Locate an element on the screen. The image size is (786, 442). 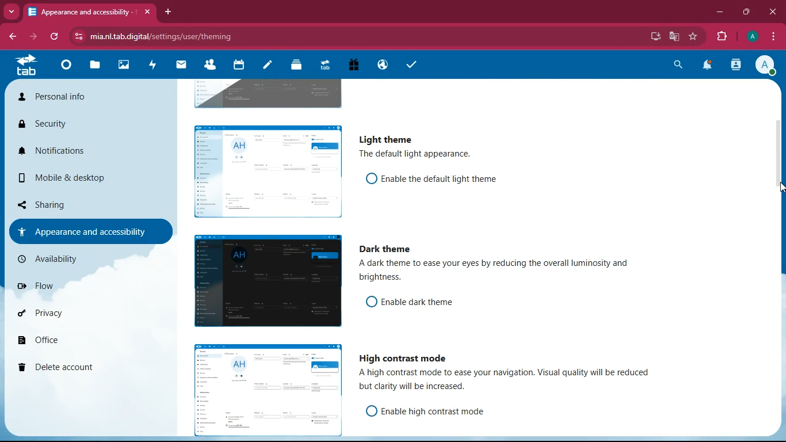
security is located at coordinates (58, 125).